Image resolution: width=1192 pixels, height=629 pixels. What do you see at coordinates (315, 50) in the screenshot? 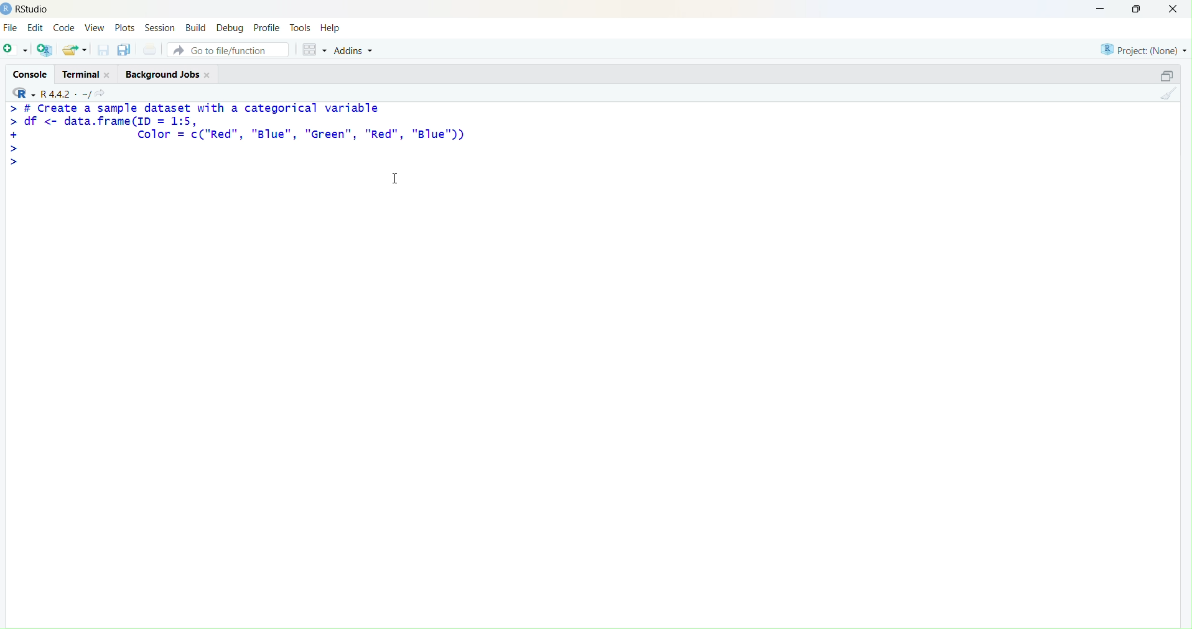
I see `grid` at bounding box center [315, 50].